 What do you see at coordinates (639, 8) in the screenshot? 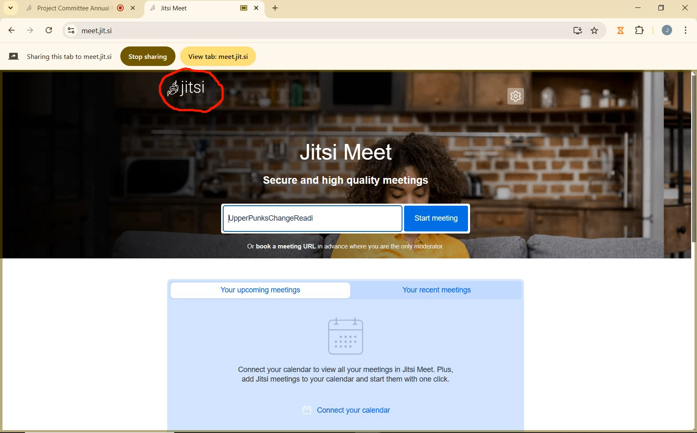
I see `MINIMIZE` at bounding box center [639, 8].